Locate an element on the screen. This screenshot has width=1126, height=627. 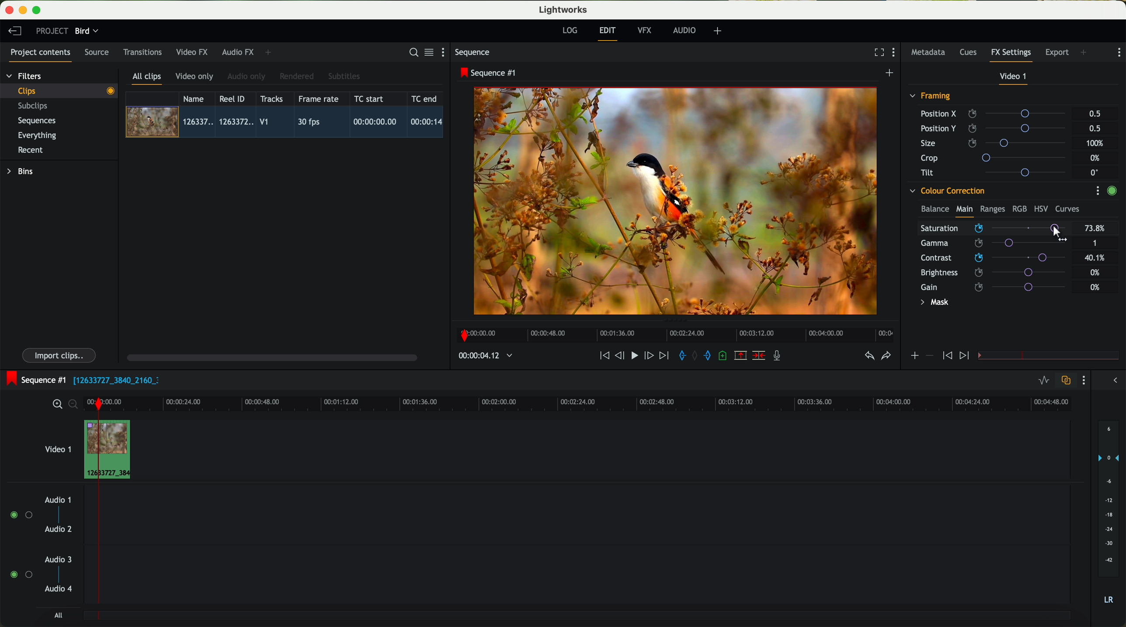
drag video to video track 1 is located at coordinates (111, 450).